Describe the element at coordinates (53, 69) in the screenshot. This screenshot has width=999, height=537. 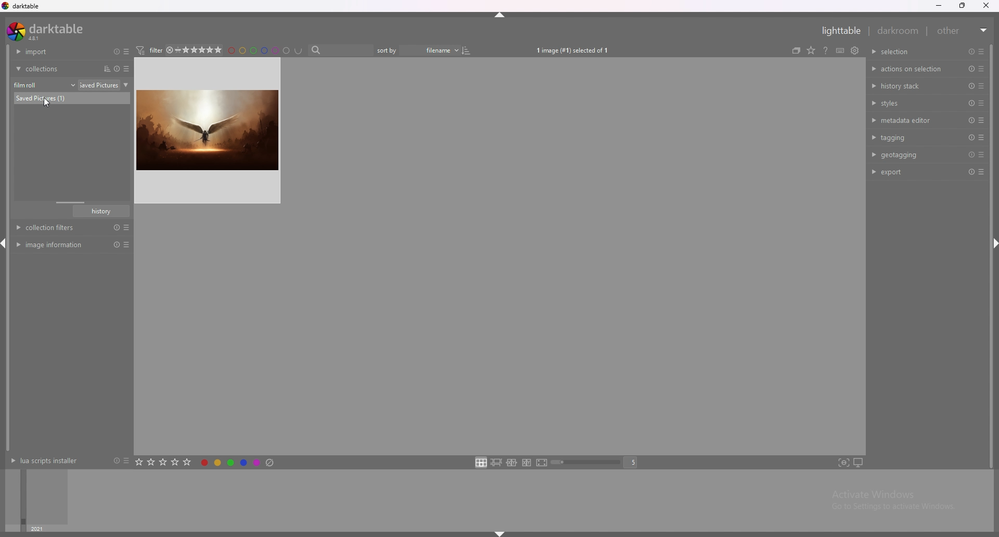
I see `collections` at that location.